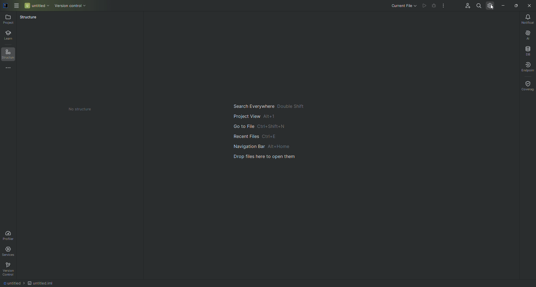 The height and width of the screenshot is (287, 536). What do you see at coordinates (527, 18) in the screenshot?
I see `Notifications` at bounding box center [527, 18].